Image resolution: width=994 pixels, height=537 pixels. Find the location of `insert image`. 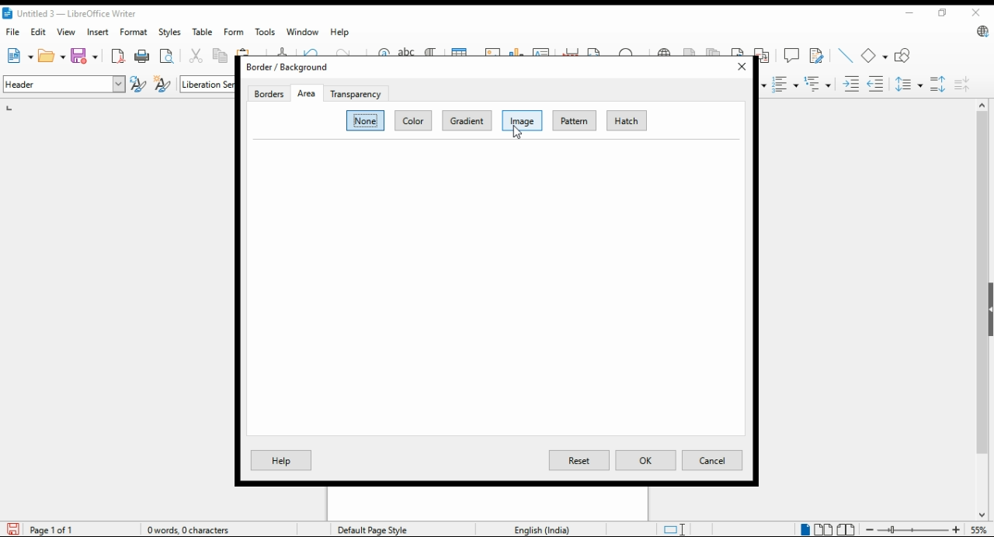

insert image is located at coordinates (493, 50).